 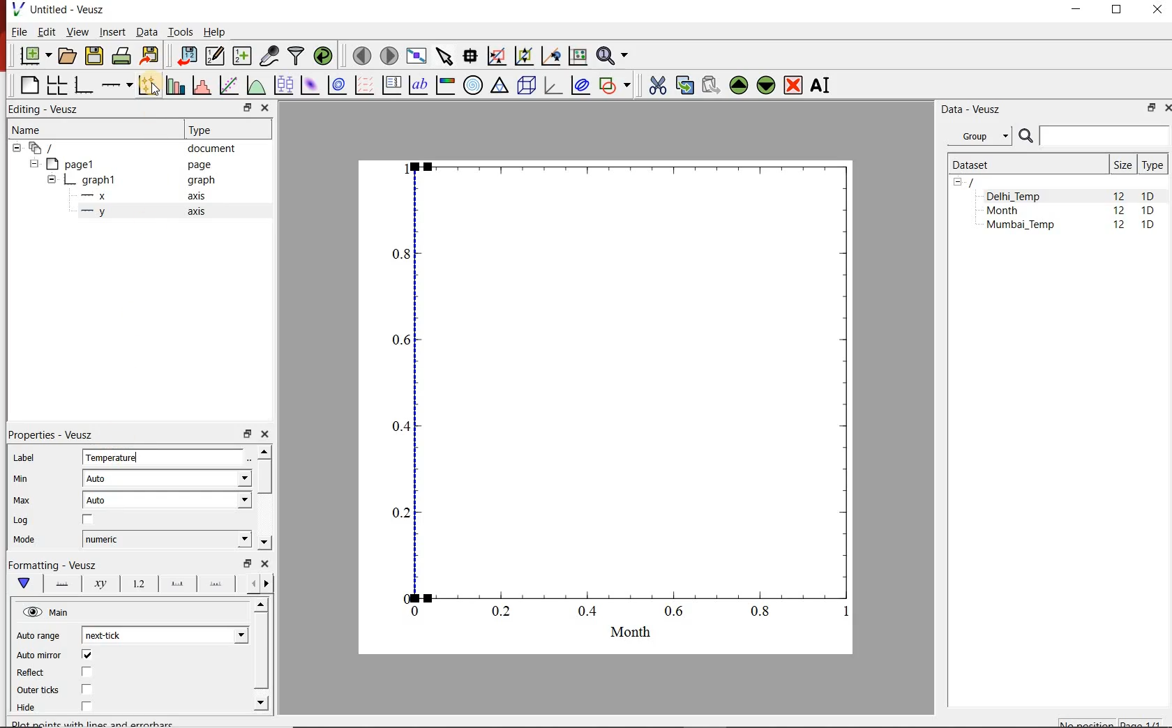 I want to click on plot a 2d dataset as contours, so click(x=337, y=86).